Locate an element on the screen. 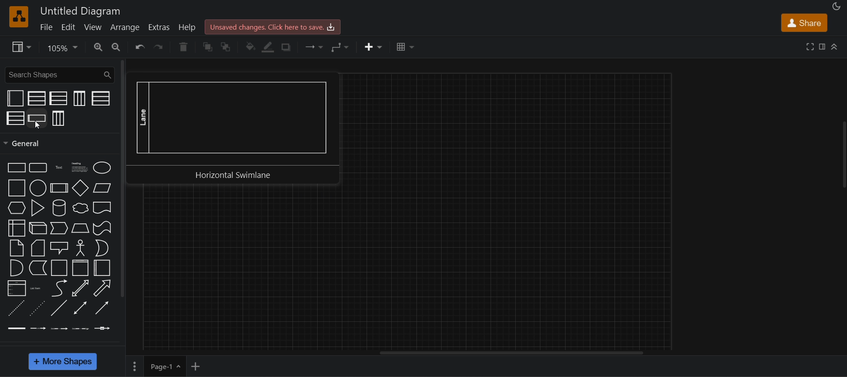  connector with 3 labels is located at coordinates (80, 329).